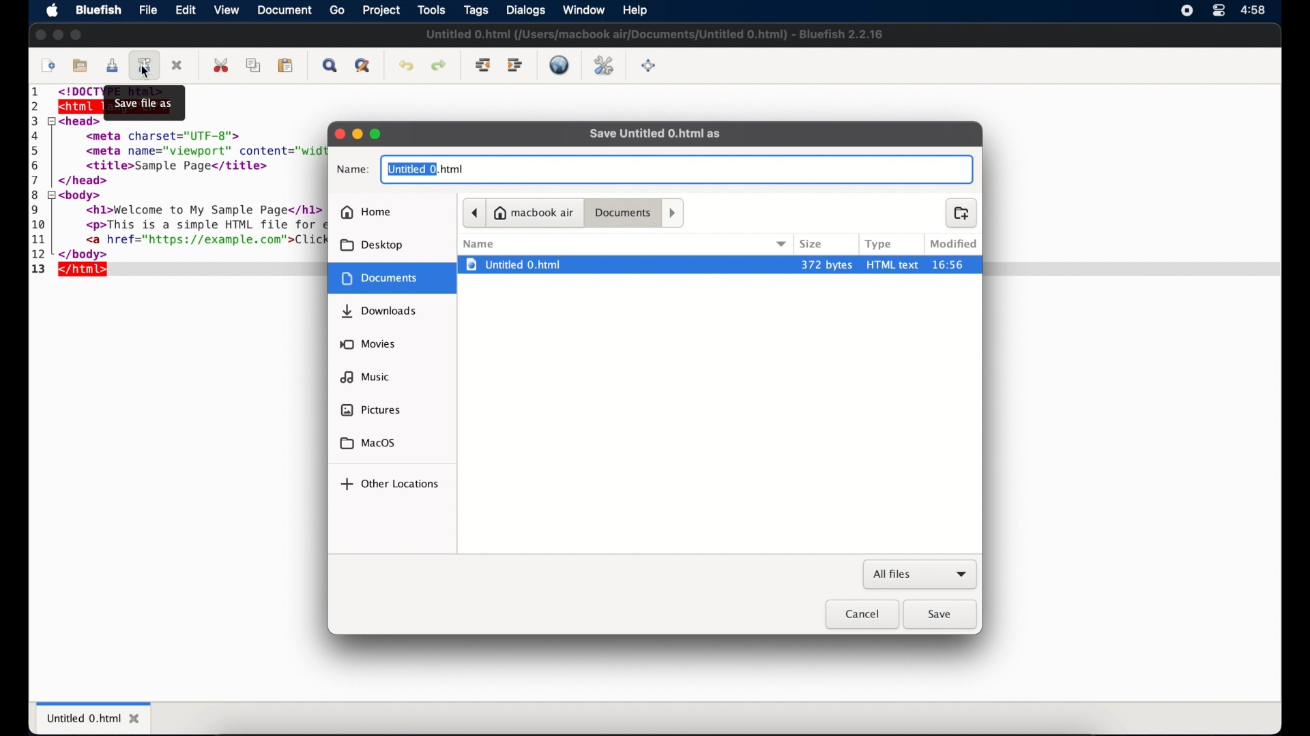 The image size is (1310, 736). I want to click on </head>, so click(83, 181).